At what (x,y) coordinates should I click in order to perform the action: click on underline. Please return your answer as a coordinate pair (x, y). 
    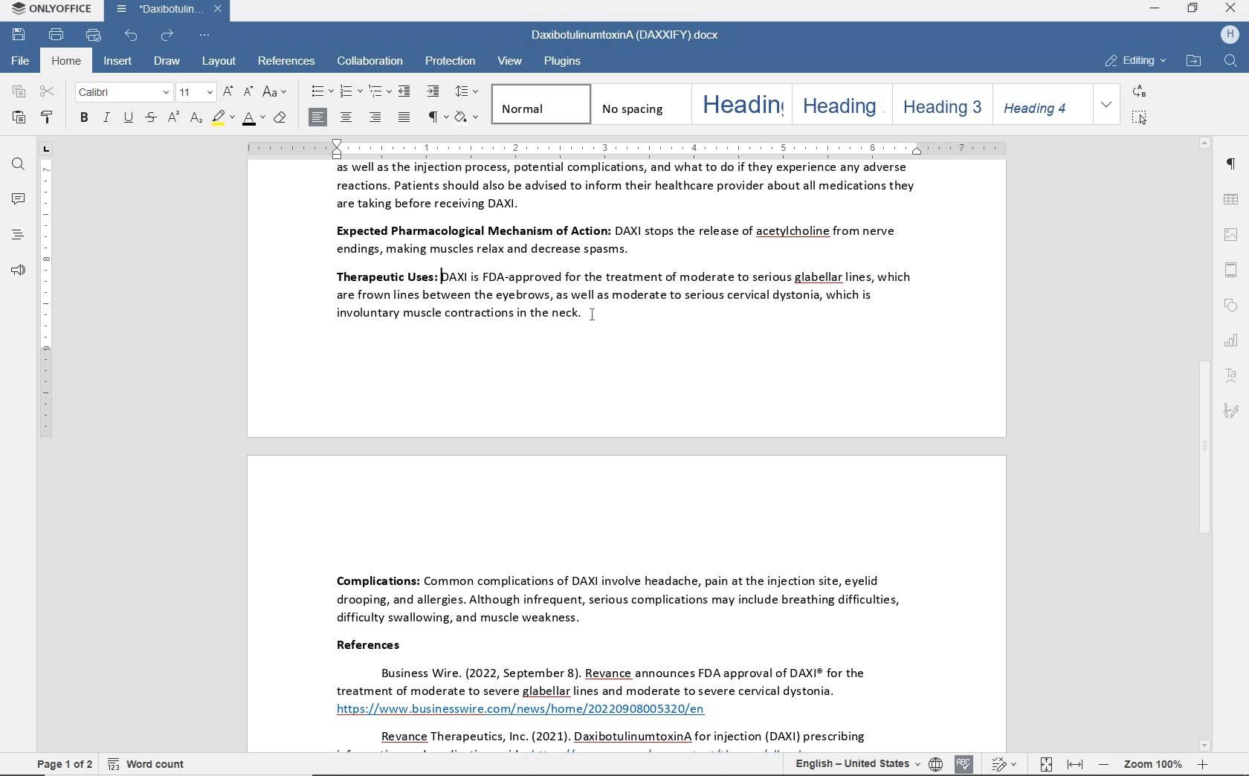
    Looking at the image, I should click on (128, 119).